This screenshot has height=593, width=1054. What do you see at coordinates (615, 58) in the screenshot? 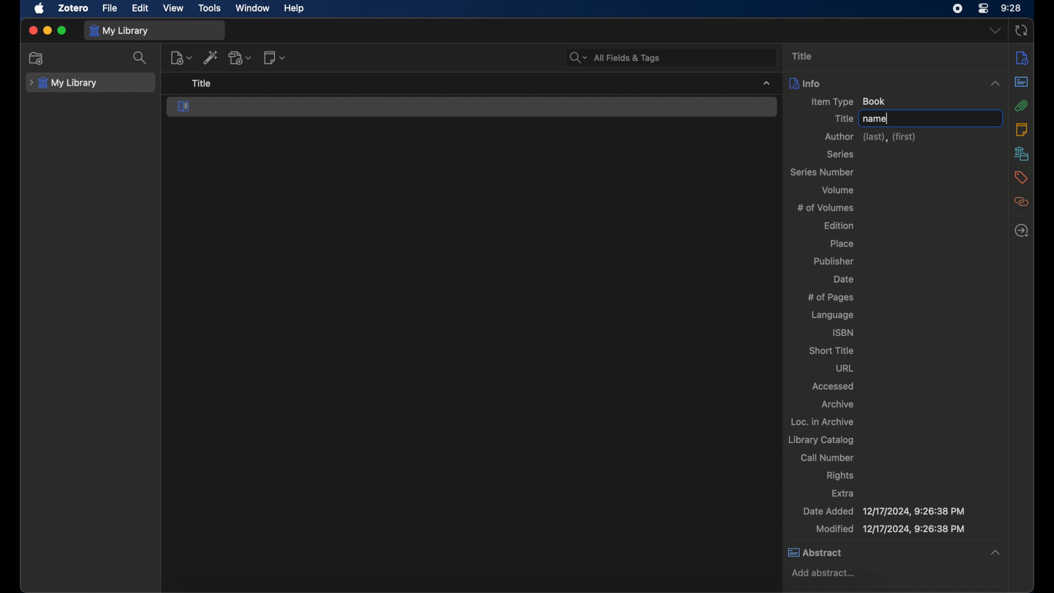
I see `all fields and tags` at bounding box center [615, 58].